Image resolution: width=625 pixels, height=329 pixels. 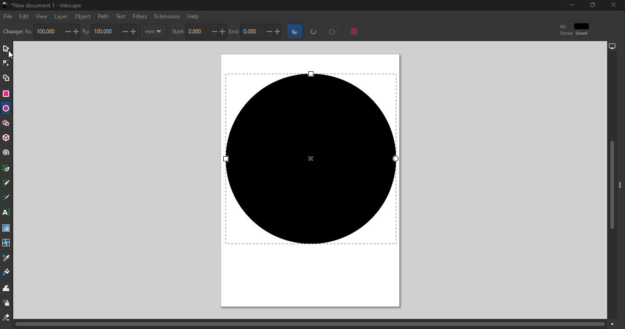 I want to click on eraser tool, so click(x=7, y=318).